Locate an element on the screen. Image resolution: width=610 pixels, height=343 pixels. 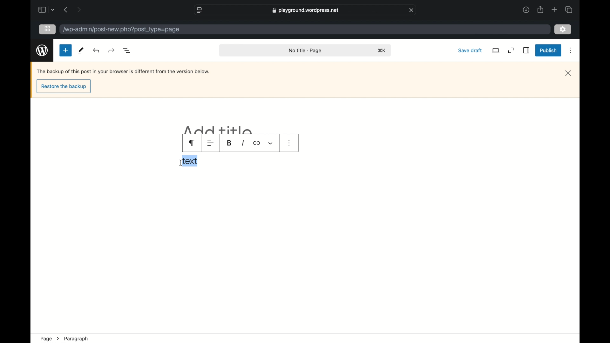
wordpress address is located at coordinates (121, 30).